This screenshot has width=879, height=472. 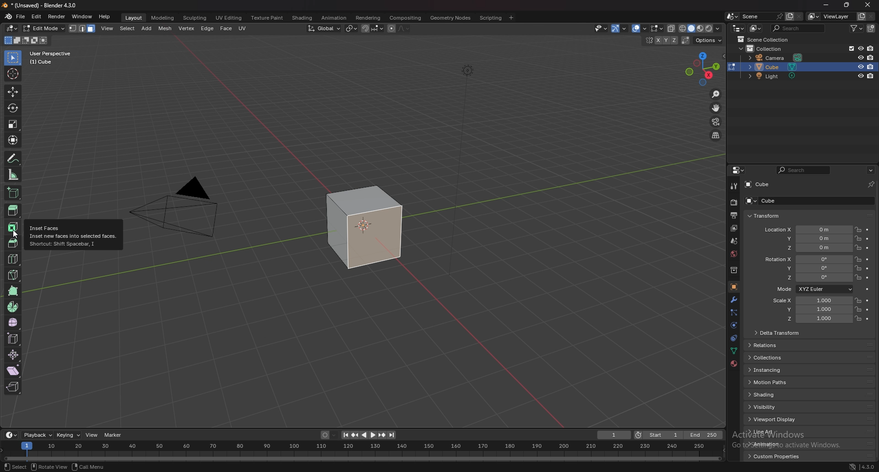 What do you see at coordinates (811, 278) in the screenshot?
I see `rotation z` at bounding box center [811, 278].